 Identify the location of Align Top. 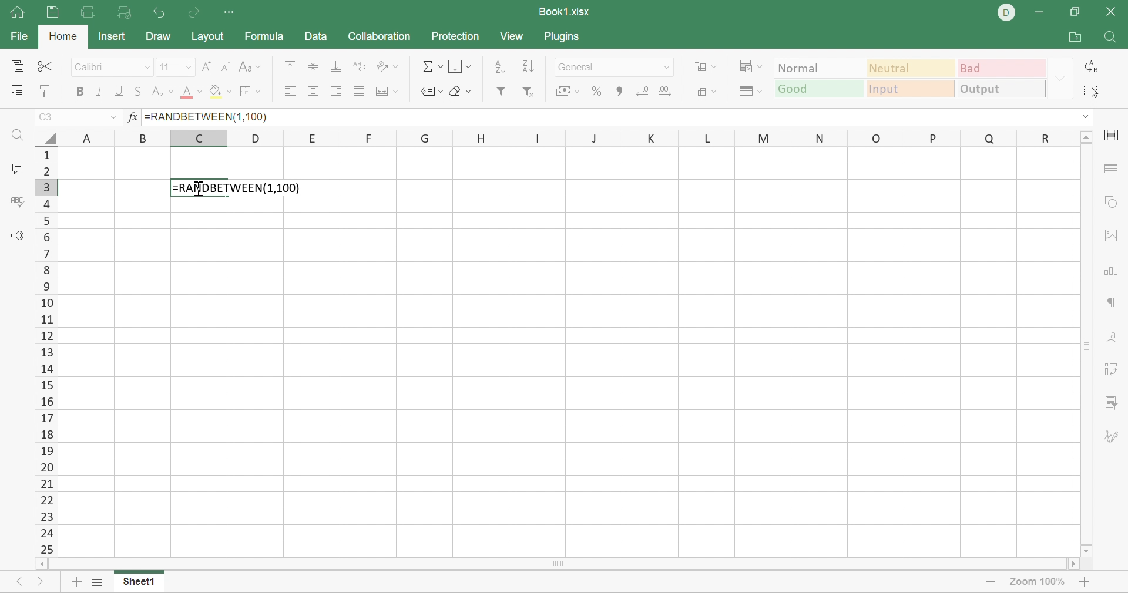
(288, 65).